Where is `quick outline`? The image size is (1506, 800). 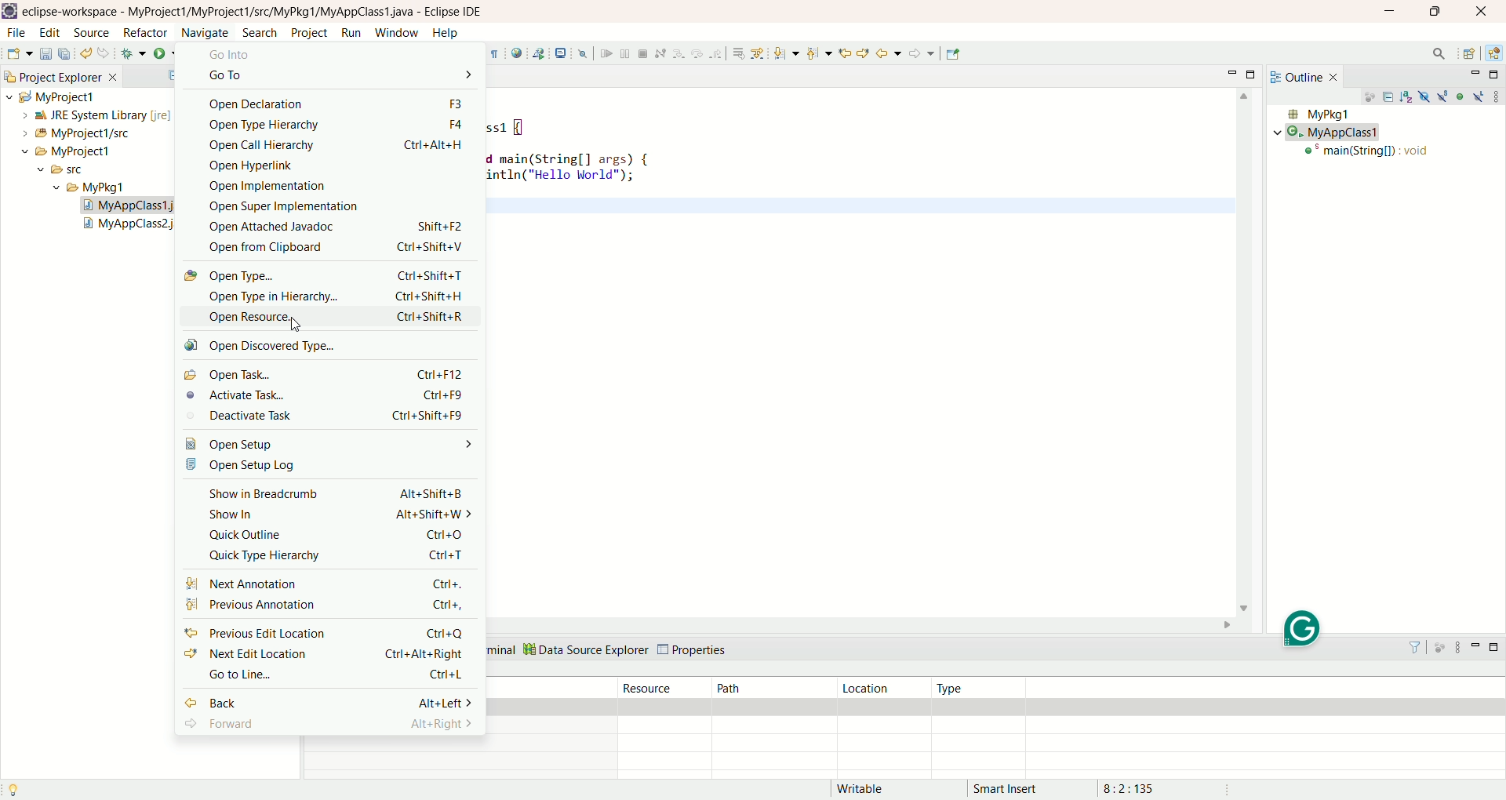 quick outline is located at coordinates (328, 535).